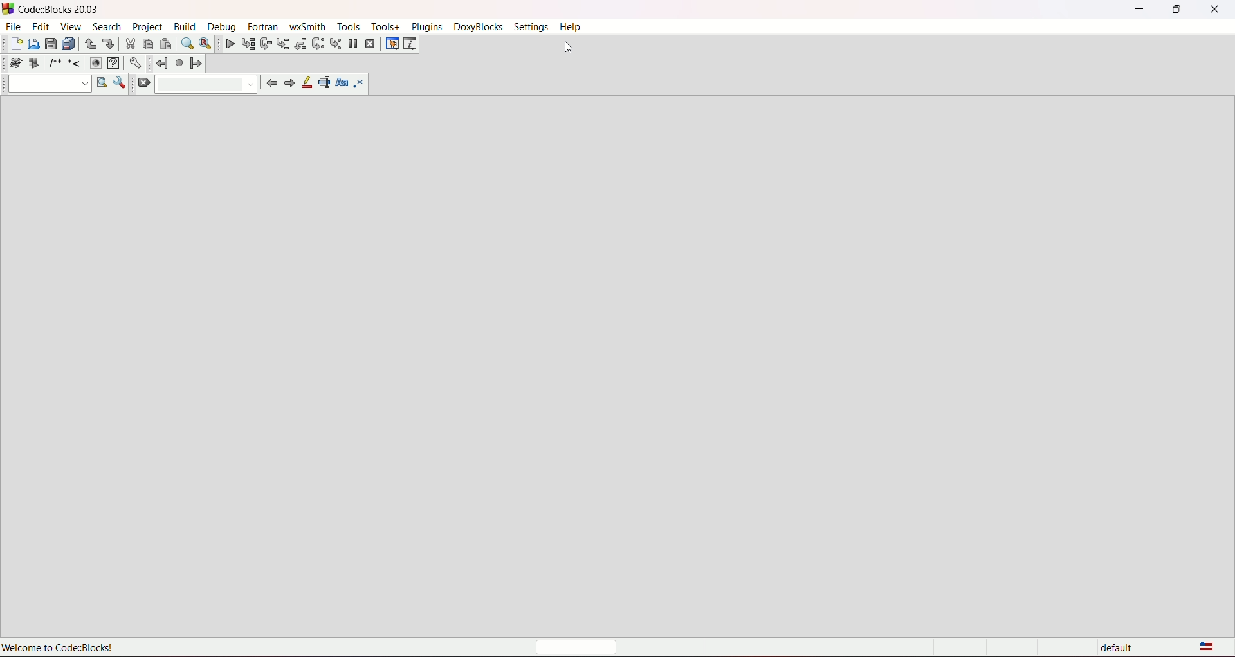 The width and height of the screenshot is (1235, 657). What do you see at coordinates (86, 84) in the screenshot?
I see `Drop dpwn` at bounding box center [86, 84].